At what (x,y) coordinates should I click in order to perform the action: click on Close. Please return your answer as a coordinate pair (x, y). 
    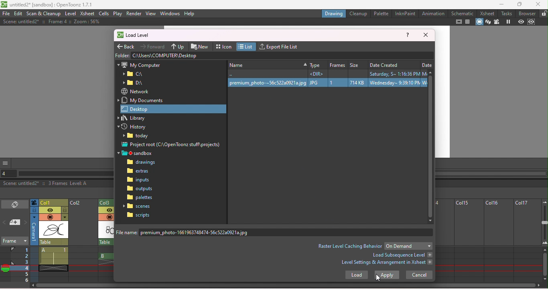
    Looking at the image, I should click on (426, 35).